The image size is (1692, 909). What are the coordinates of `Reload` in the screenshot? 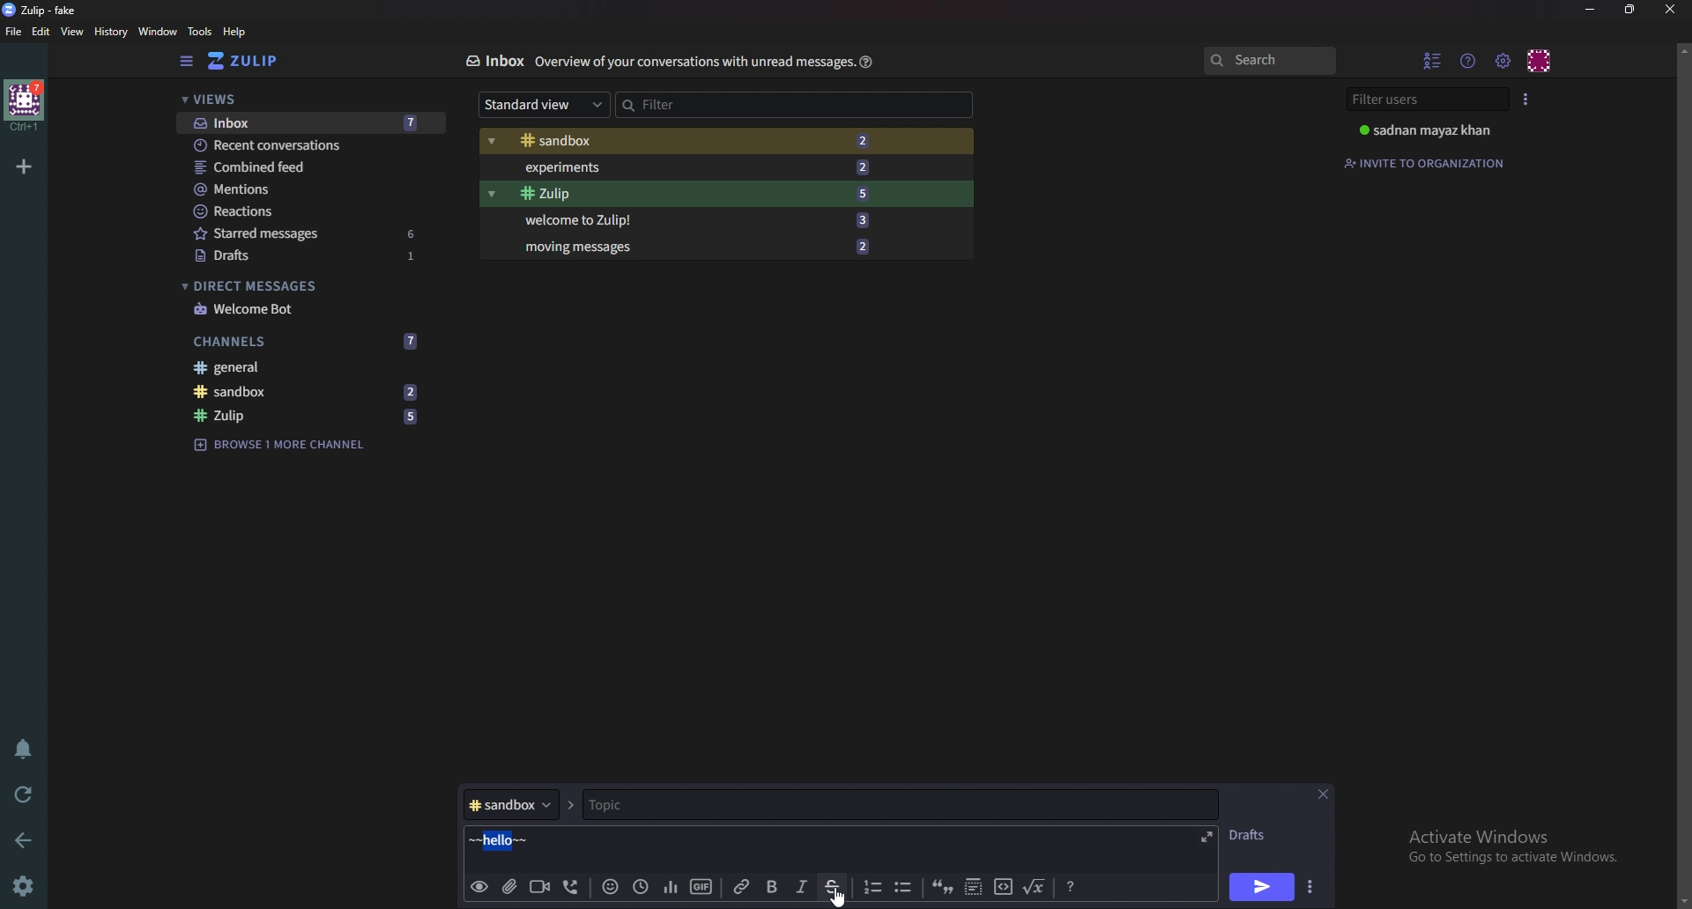 It's located at (22, 792).